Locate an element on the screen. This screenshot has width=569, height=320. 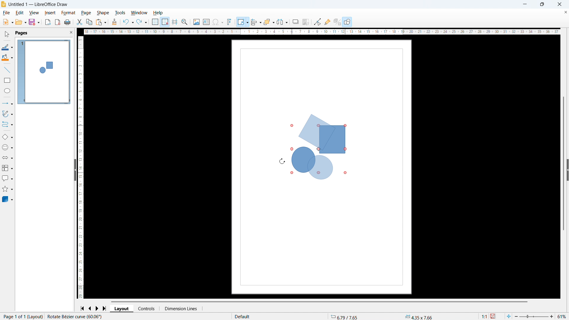
Tools  is located at coordinates (120, 12).